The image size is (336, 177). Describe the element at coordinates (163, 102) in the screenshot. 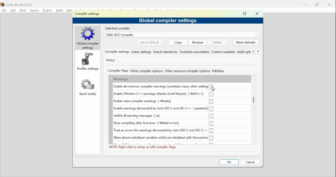

I see `(un)check Enable extra compiler warnings` at that location.